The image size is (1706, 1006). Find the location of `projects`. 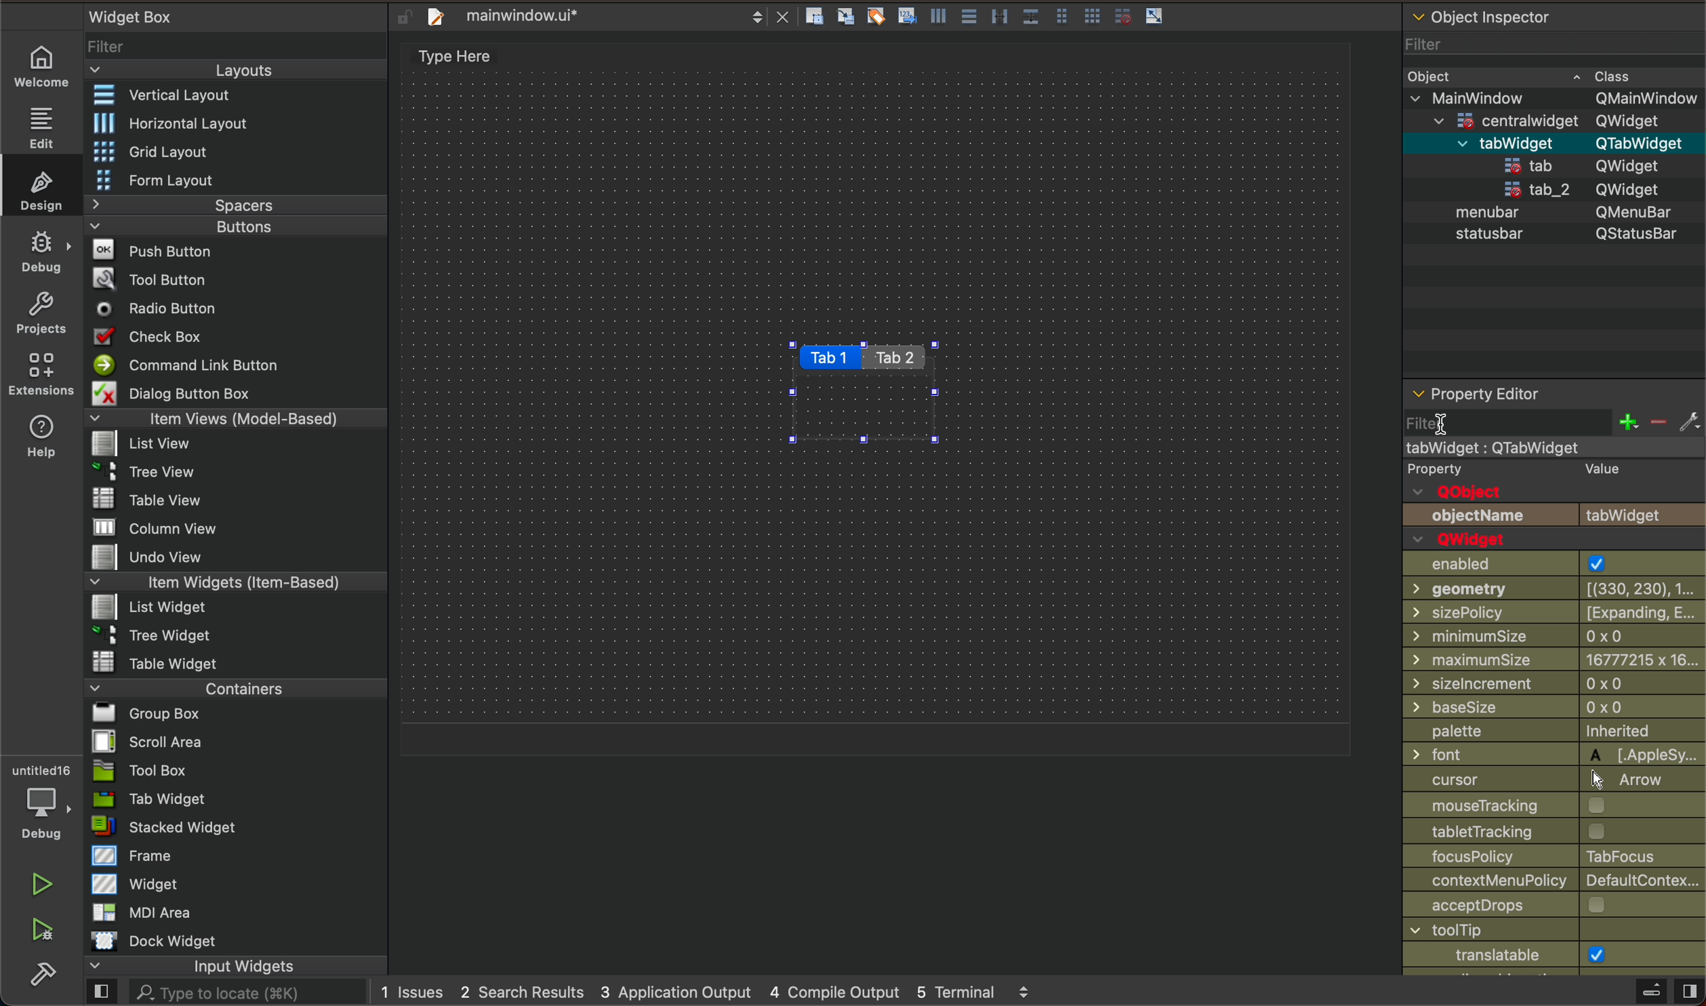

projects is located at coordinates (43, 313).